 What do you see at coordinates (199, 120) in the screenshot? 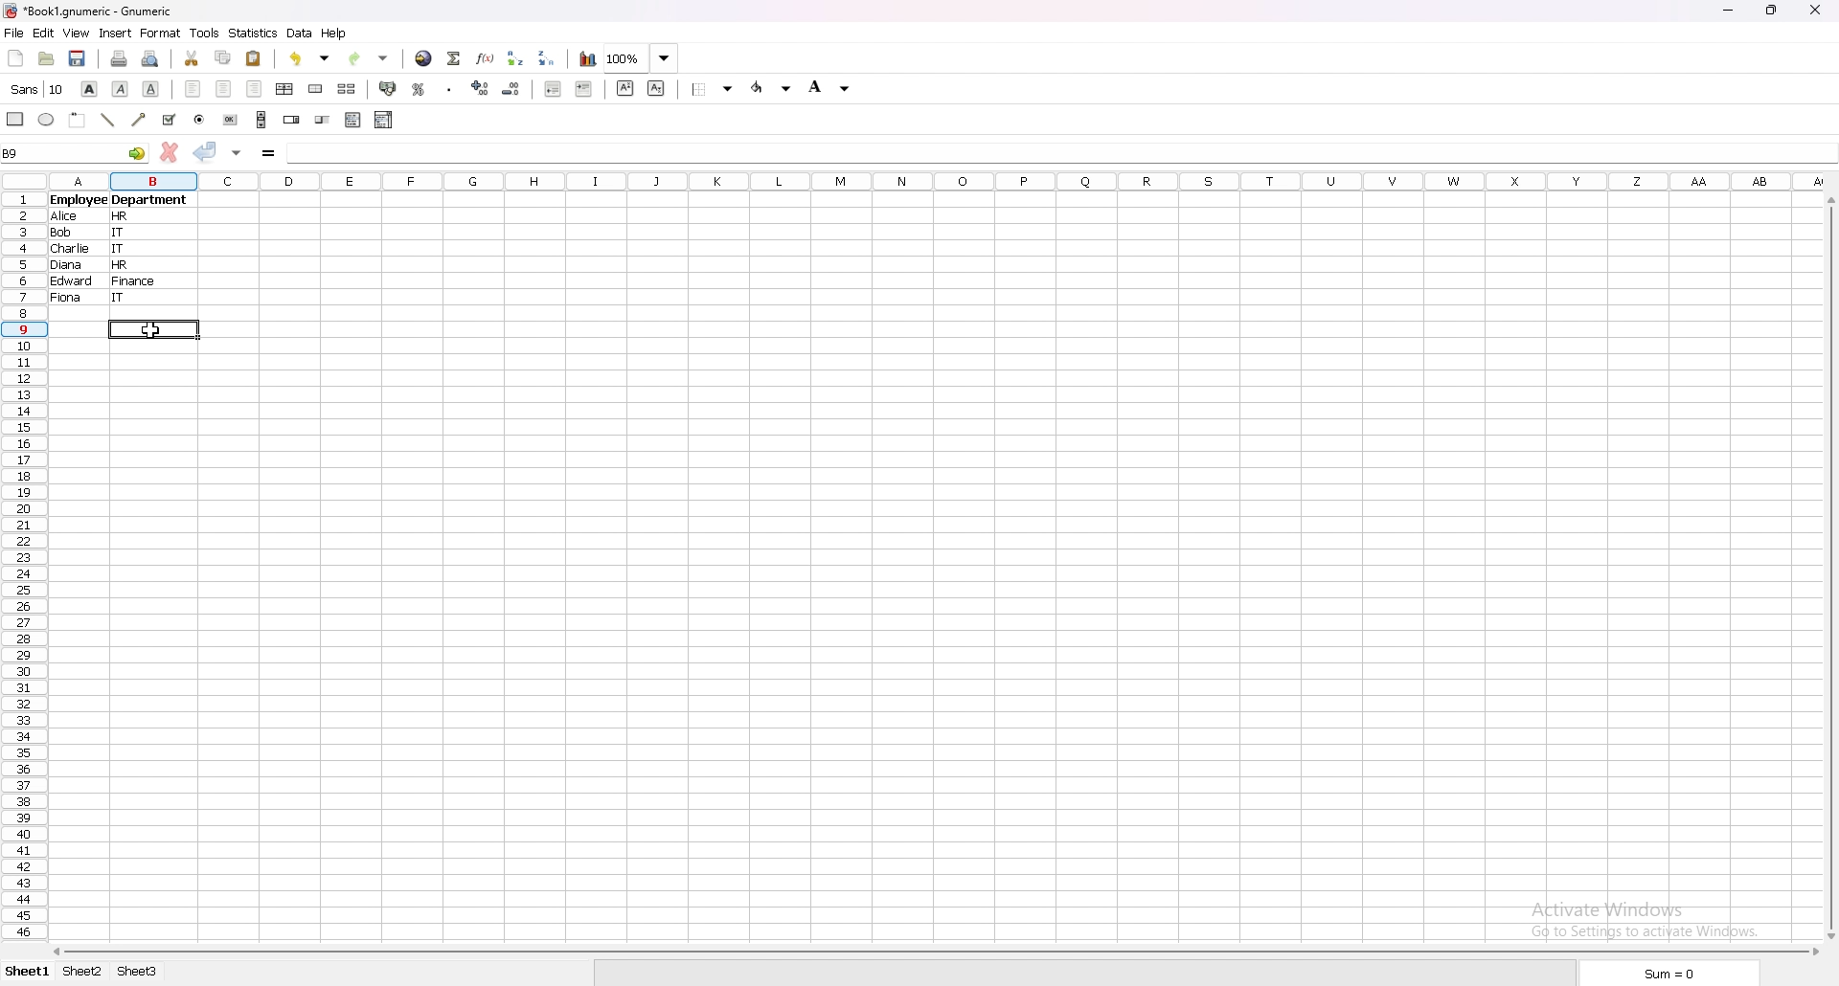
I see `radio button` at bounding box center [199, 120].